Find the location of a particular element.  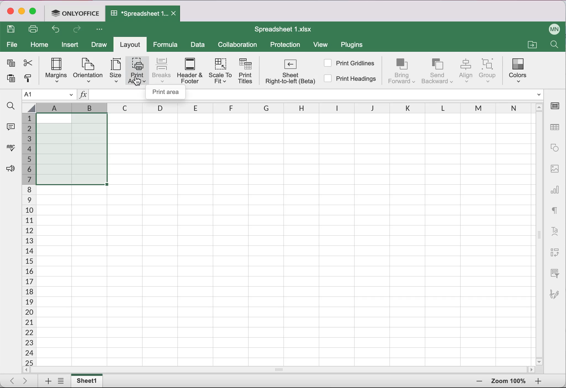

Name manager A1 is located at coordinates (49, 95).